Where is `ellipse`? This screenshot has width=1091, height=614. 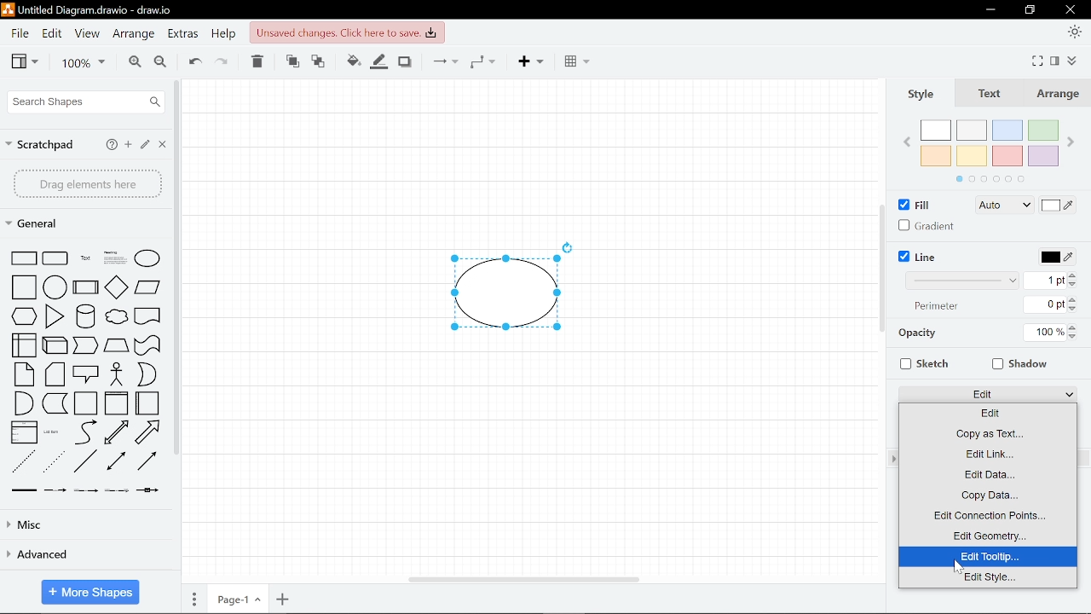
ellipse is located at coordinates (149, 258).